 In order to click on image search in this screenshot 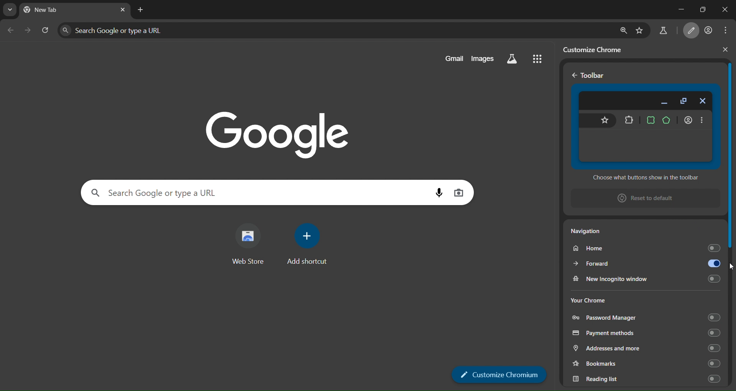, I will do `click(458, 192)`.